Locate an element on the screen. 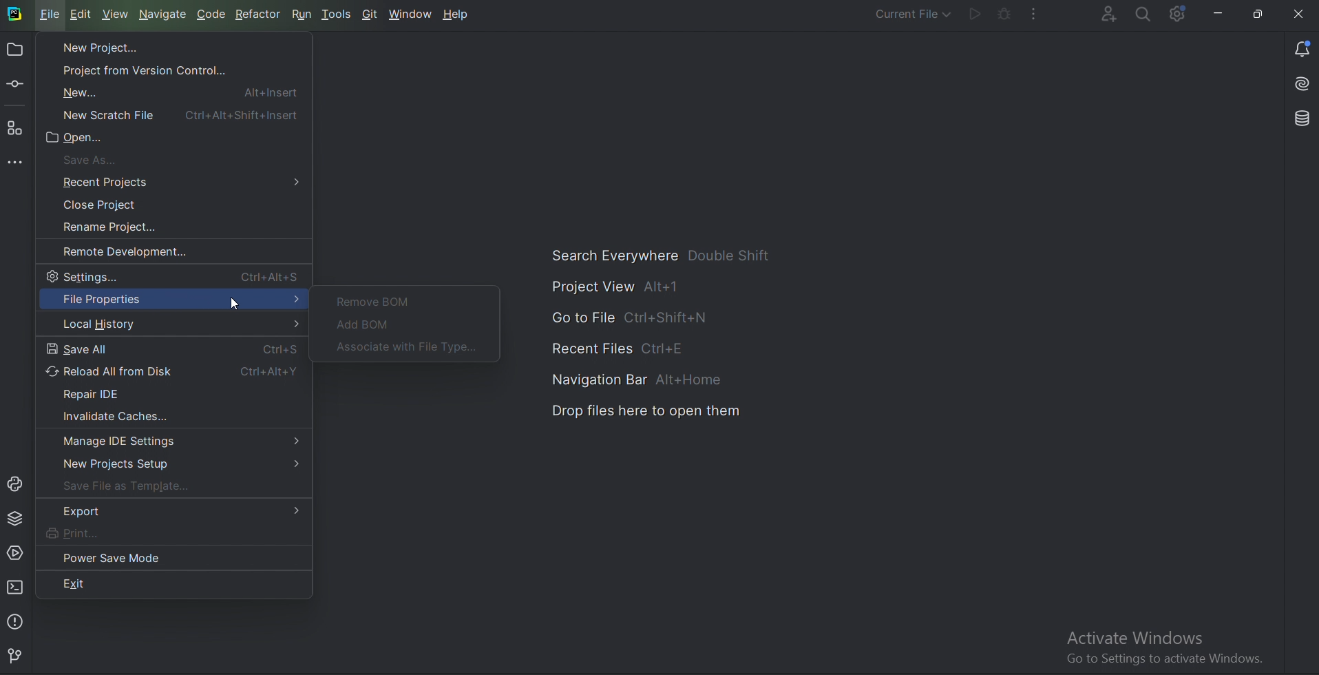 This screenshot has height=675, width=1319. Invalidate Caches is located at coordinates (111, 415).